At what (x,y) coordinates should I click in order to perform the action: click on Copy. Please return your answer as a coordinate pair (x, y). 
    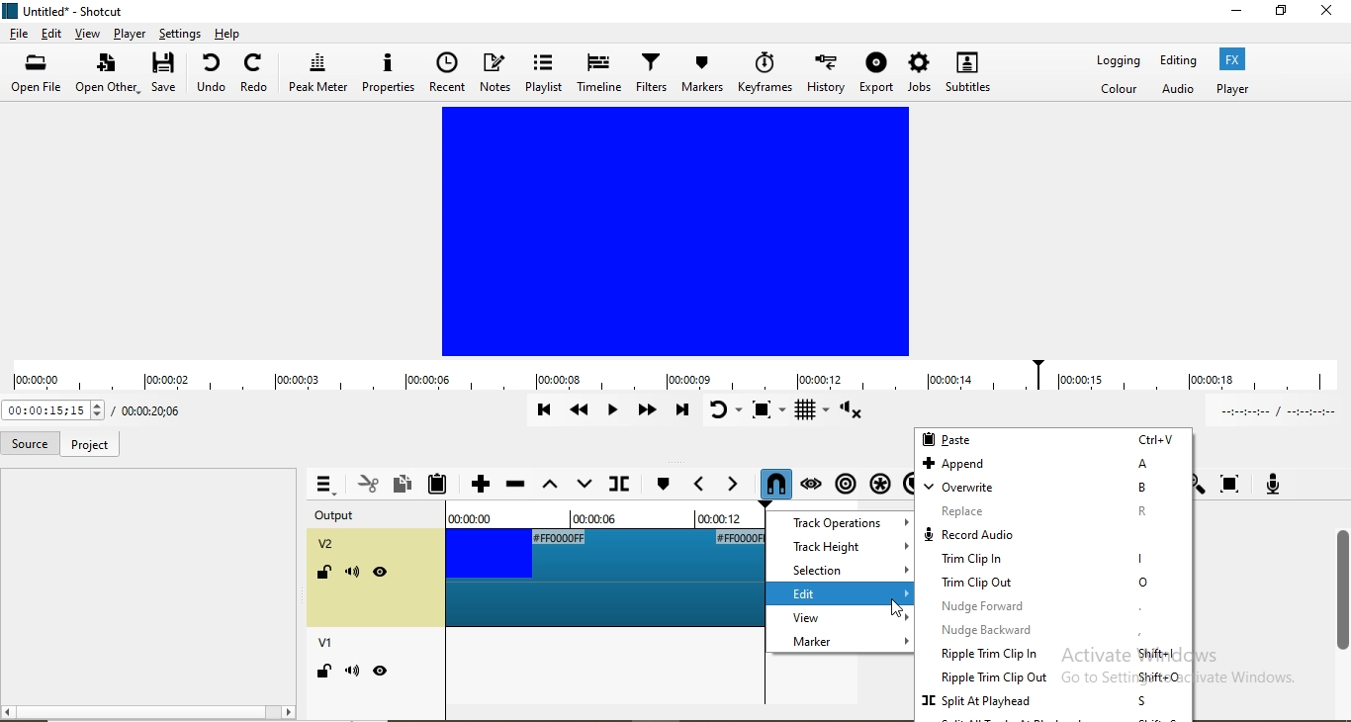
    Looking at the image, I should click on (404, 483).